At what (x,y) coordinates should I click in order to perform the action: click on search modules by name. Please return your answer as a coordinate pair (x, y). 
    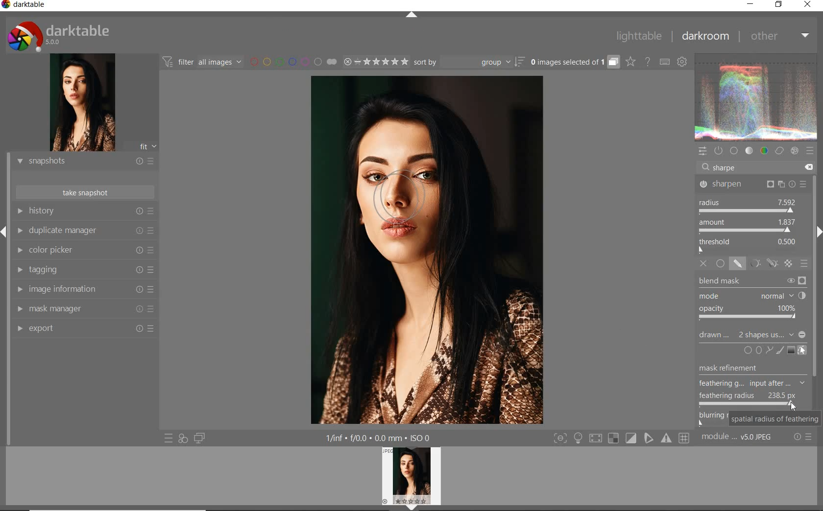
    Looking at the image, I should click on (756, 167).